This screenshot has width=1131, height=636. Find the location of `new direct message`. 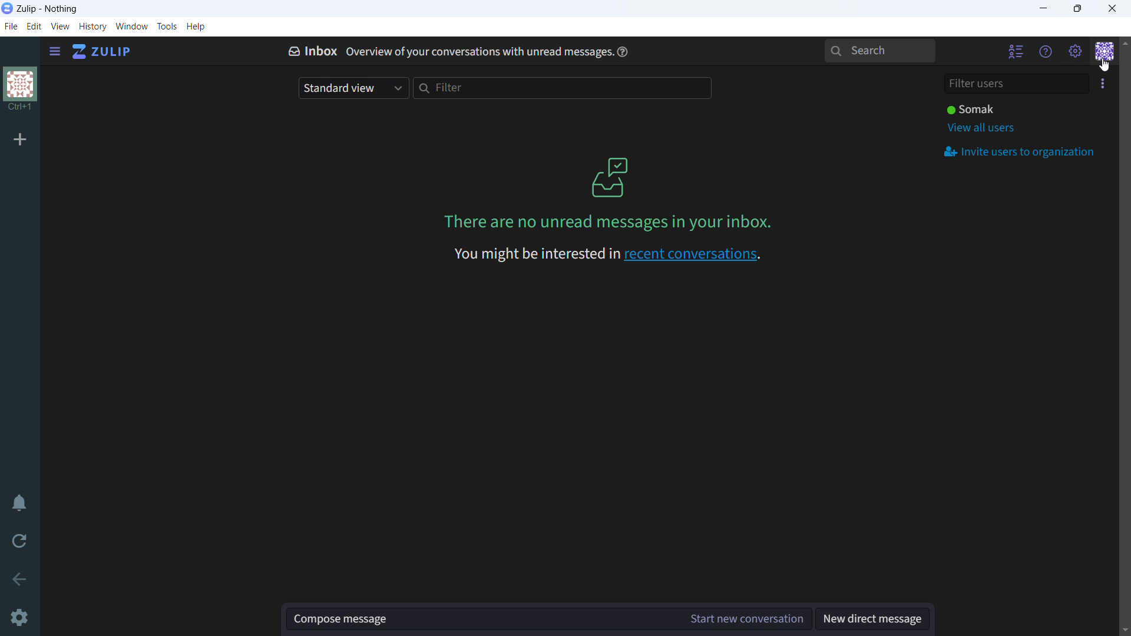

new direct message is located at coordinates (871, 618).